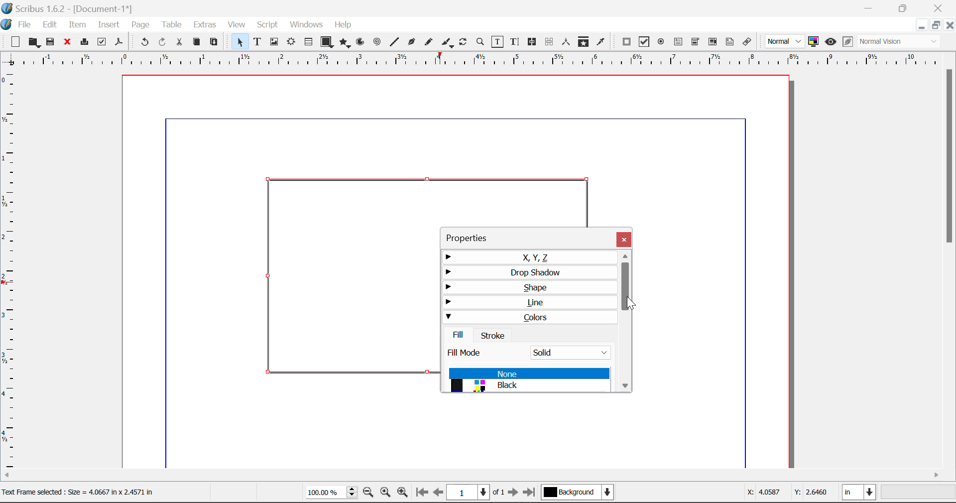  Describe the element at coordinates (237, 25) in the screenshot. I see `View` at that location.